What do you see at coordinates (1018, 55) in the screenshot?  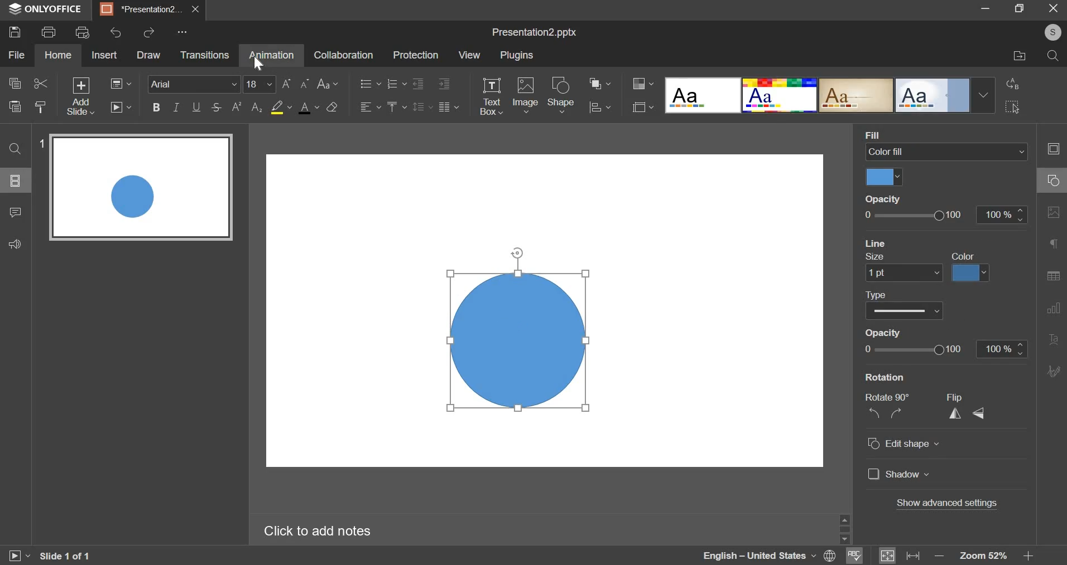 I see `file location` at bounding box center [1018, 55].